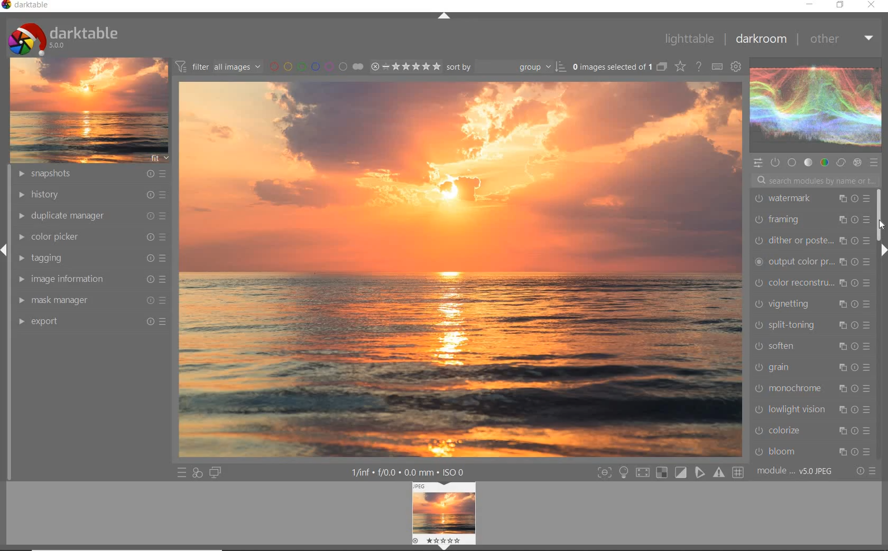  Describe the element at coordinates (737, 66) in the screenshot. I see `show global preference` at that location.